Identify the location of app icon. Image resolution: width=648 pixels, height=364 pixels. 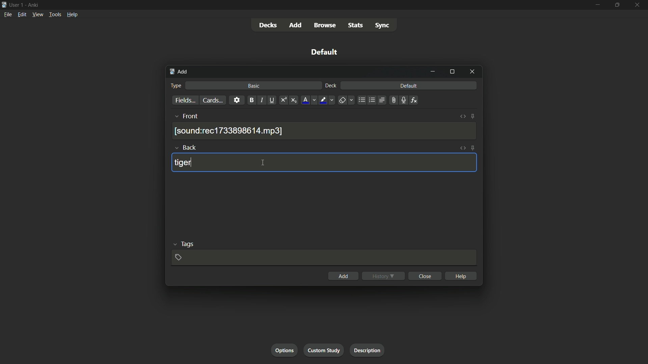
(4, 4).